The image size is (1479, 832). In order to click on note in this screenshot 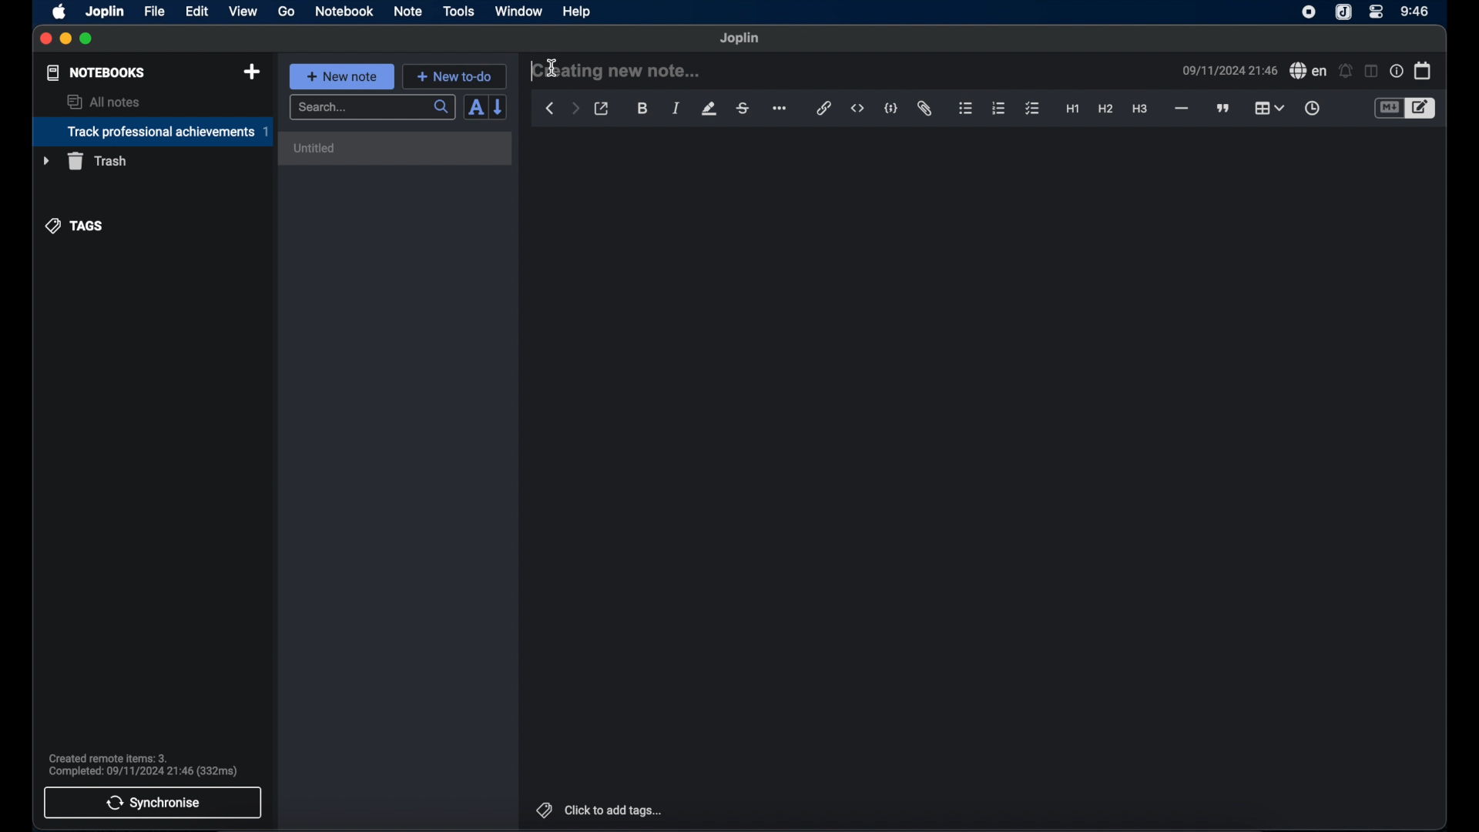, I will do `click(407, 11)`.